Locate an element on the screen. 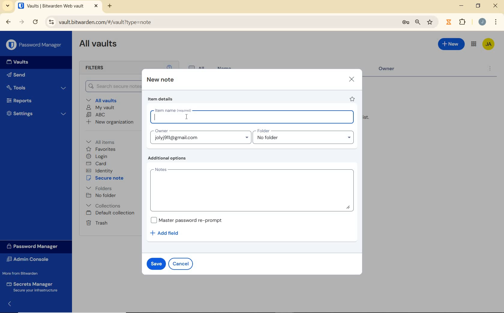 The width and height of the screenshot is (504, 313). Tools is located at coordinates (37, 87).